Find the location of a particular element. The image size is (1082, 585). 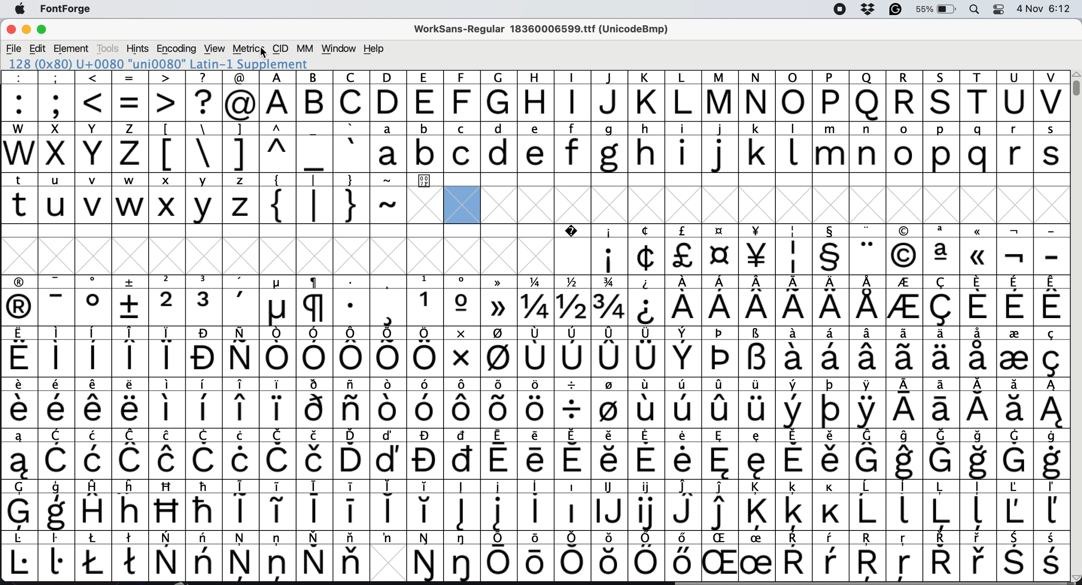

special letters is located at coordinates (535, 563).